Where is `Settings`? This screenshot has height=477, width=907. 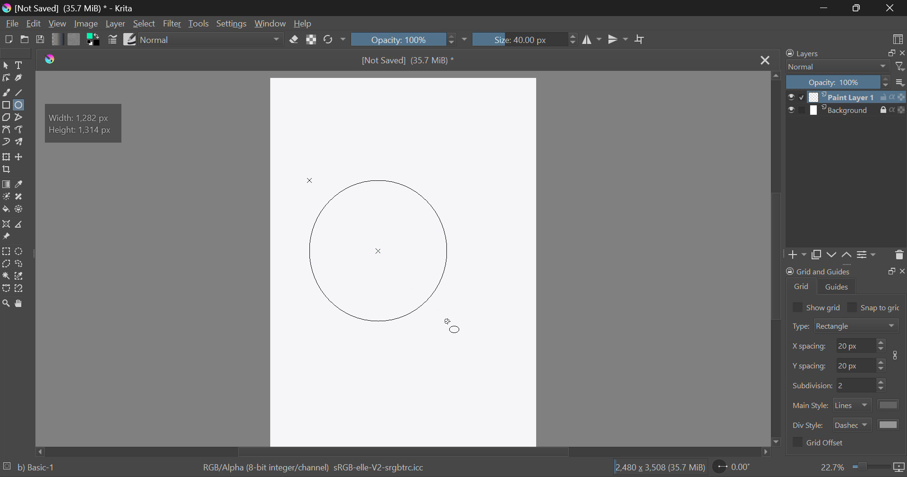
Settings is located at coordinates (868, 257).